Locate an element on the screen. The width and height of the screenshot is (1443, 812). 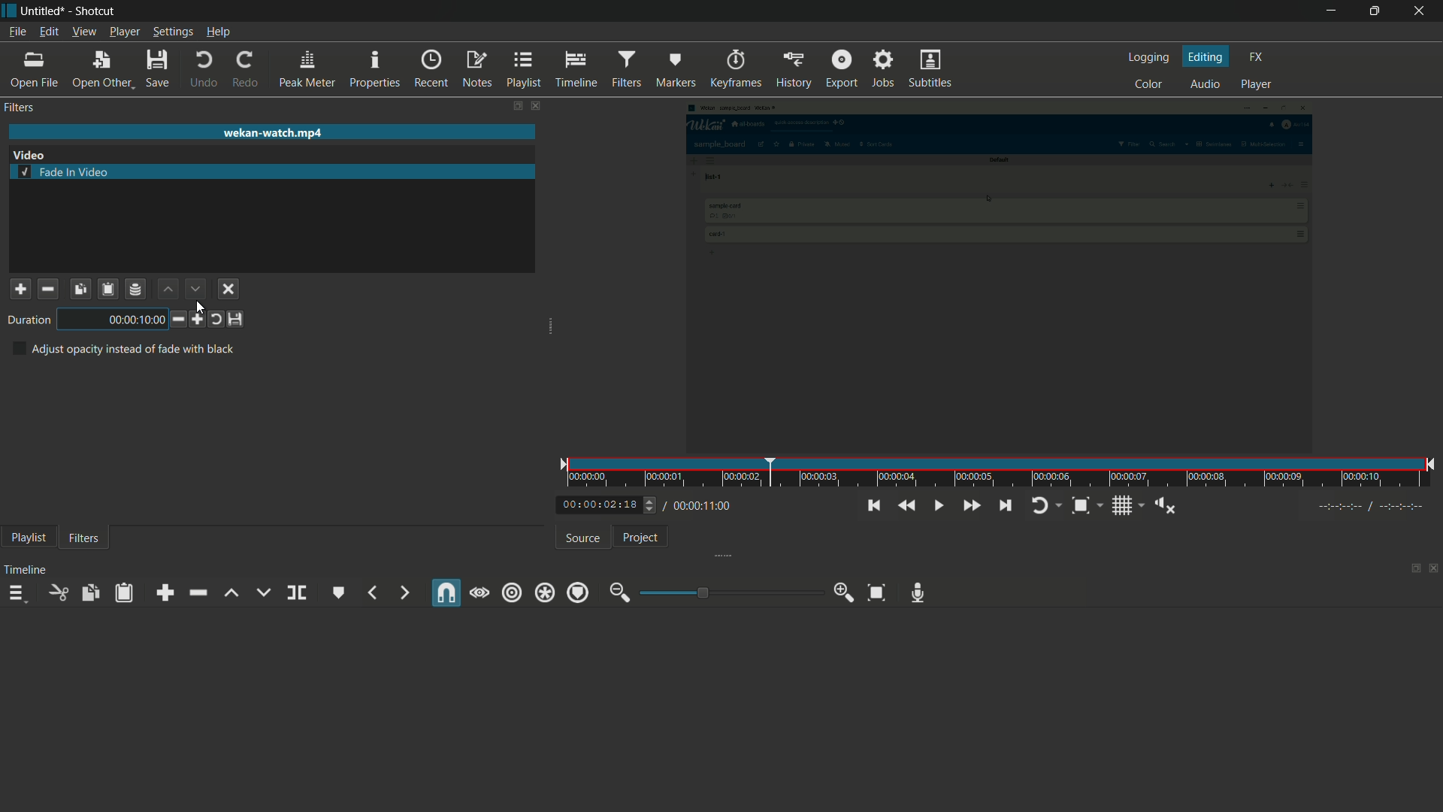
save is located at coordinates (156, 68).